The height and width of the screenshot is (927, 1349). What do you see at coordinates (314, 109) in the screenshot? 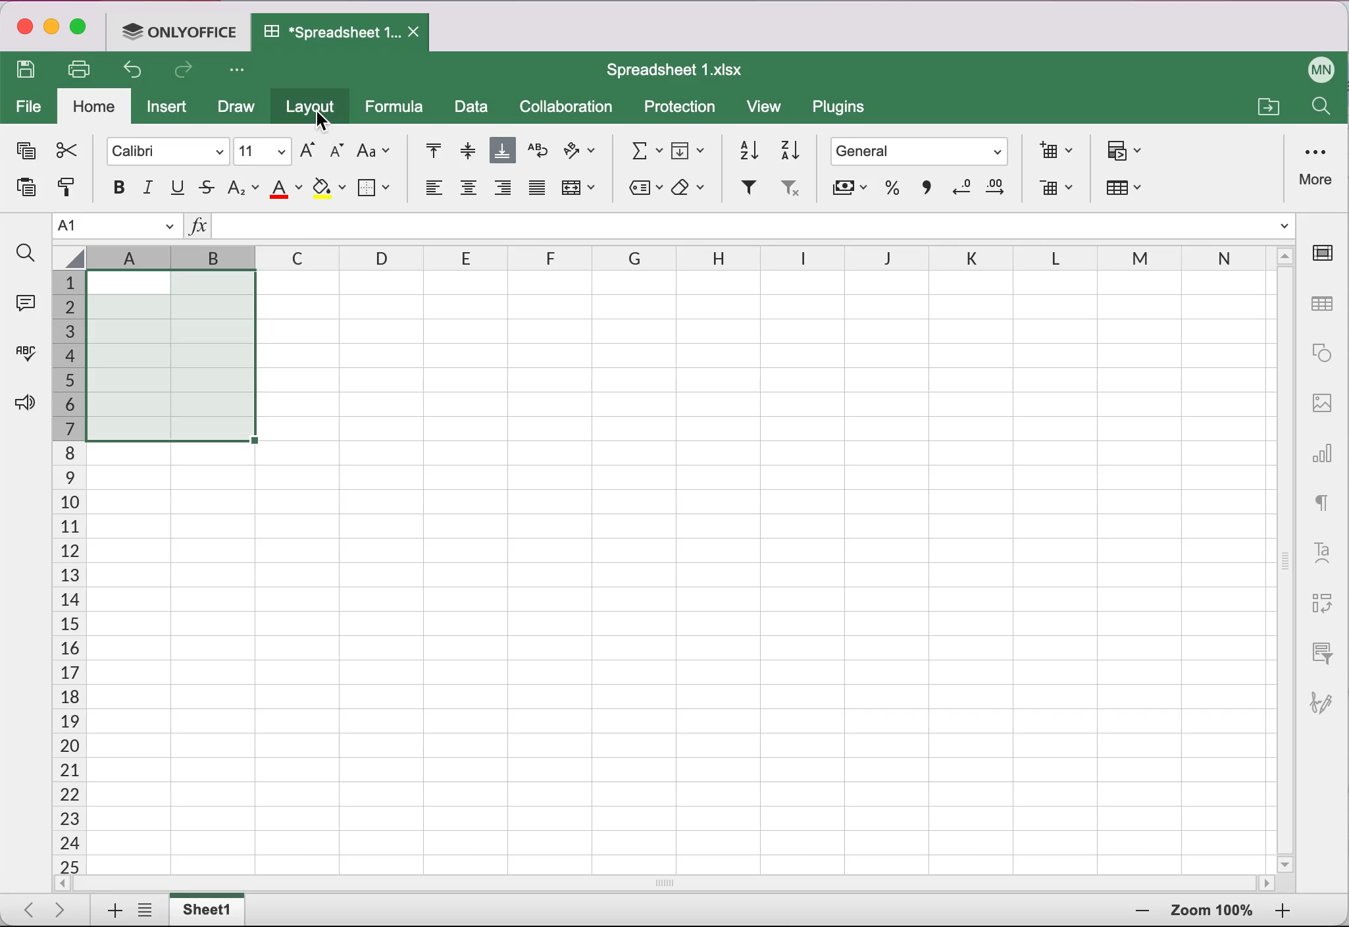
I see `layout` at bounding box center [314, 109].